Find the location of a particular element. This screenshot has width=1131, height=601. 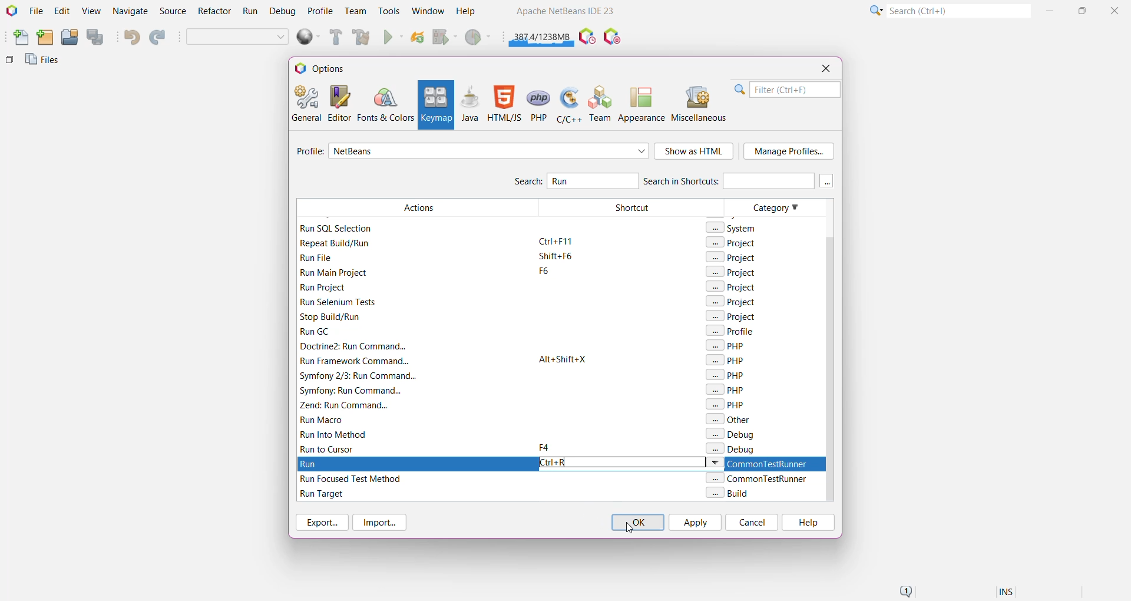

Source is located at coordinates (174, 11).